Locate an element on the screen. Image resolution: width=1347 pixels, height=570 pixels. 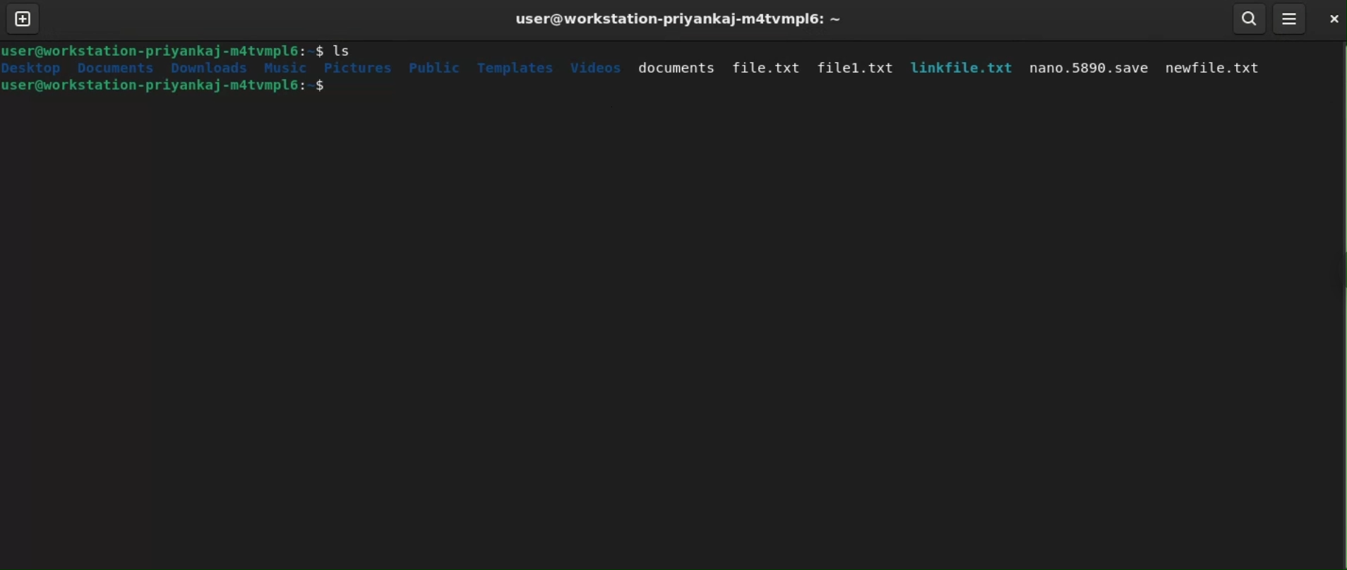
menu is located at coordinates (1288, 18).